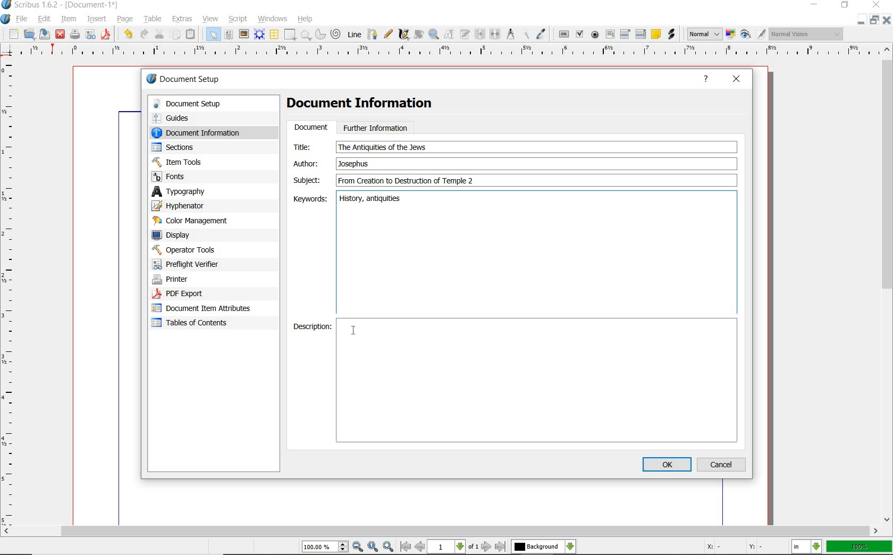 The width and height of the screenshot is (893, 555). What do you see at coordinates (22, 18) in the screenshot?
I see `file` at bounding box center [22, 18].